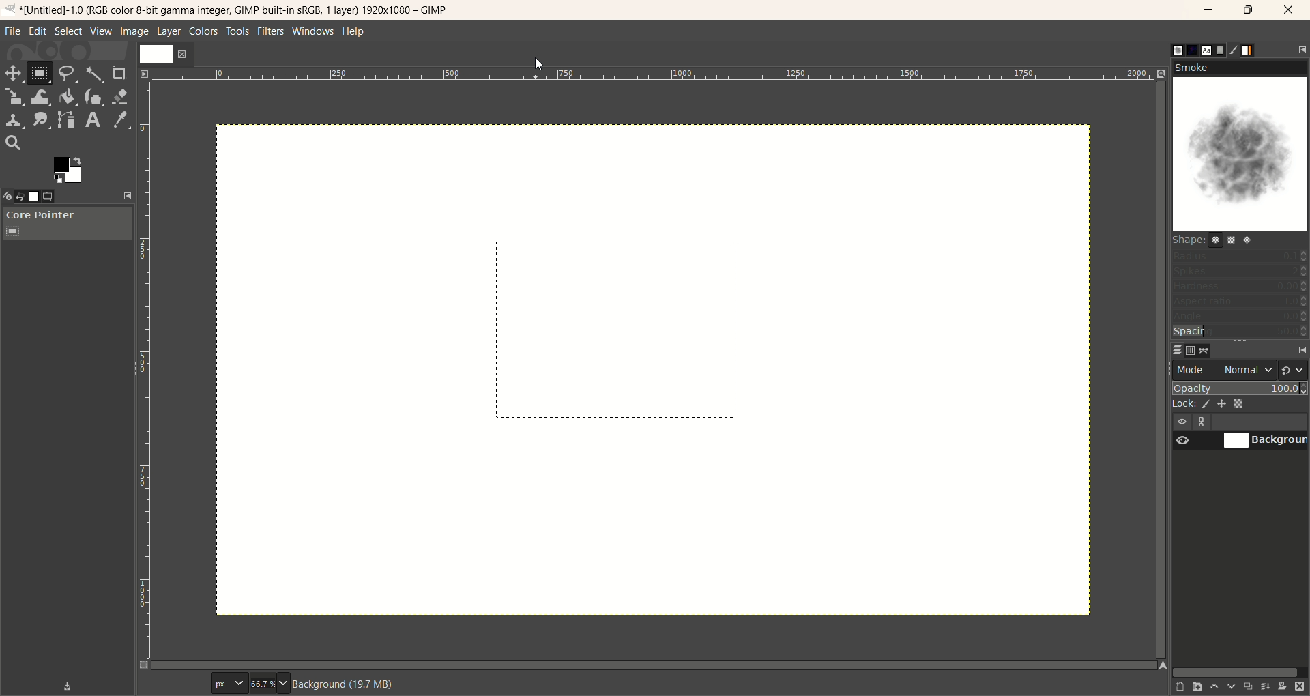 The width and height of the screenshot is (1310, 696). I want to click on scale bar, so click(150, 372).